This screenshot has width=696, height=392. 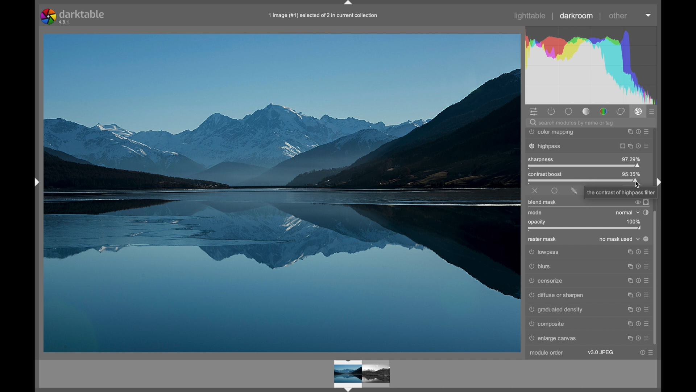 I want to click on mode, so click(x=535, y=213).